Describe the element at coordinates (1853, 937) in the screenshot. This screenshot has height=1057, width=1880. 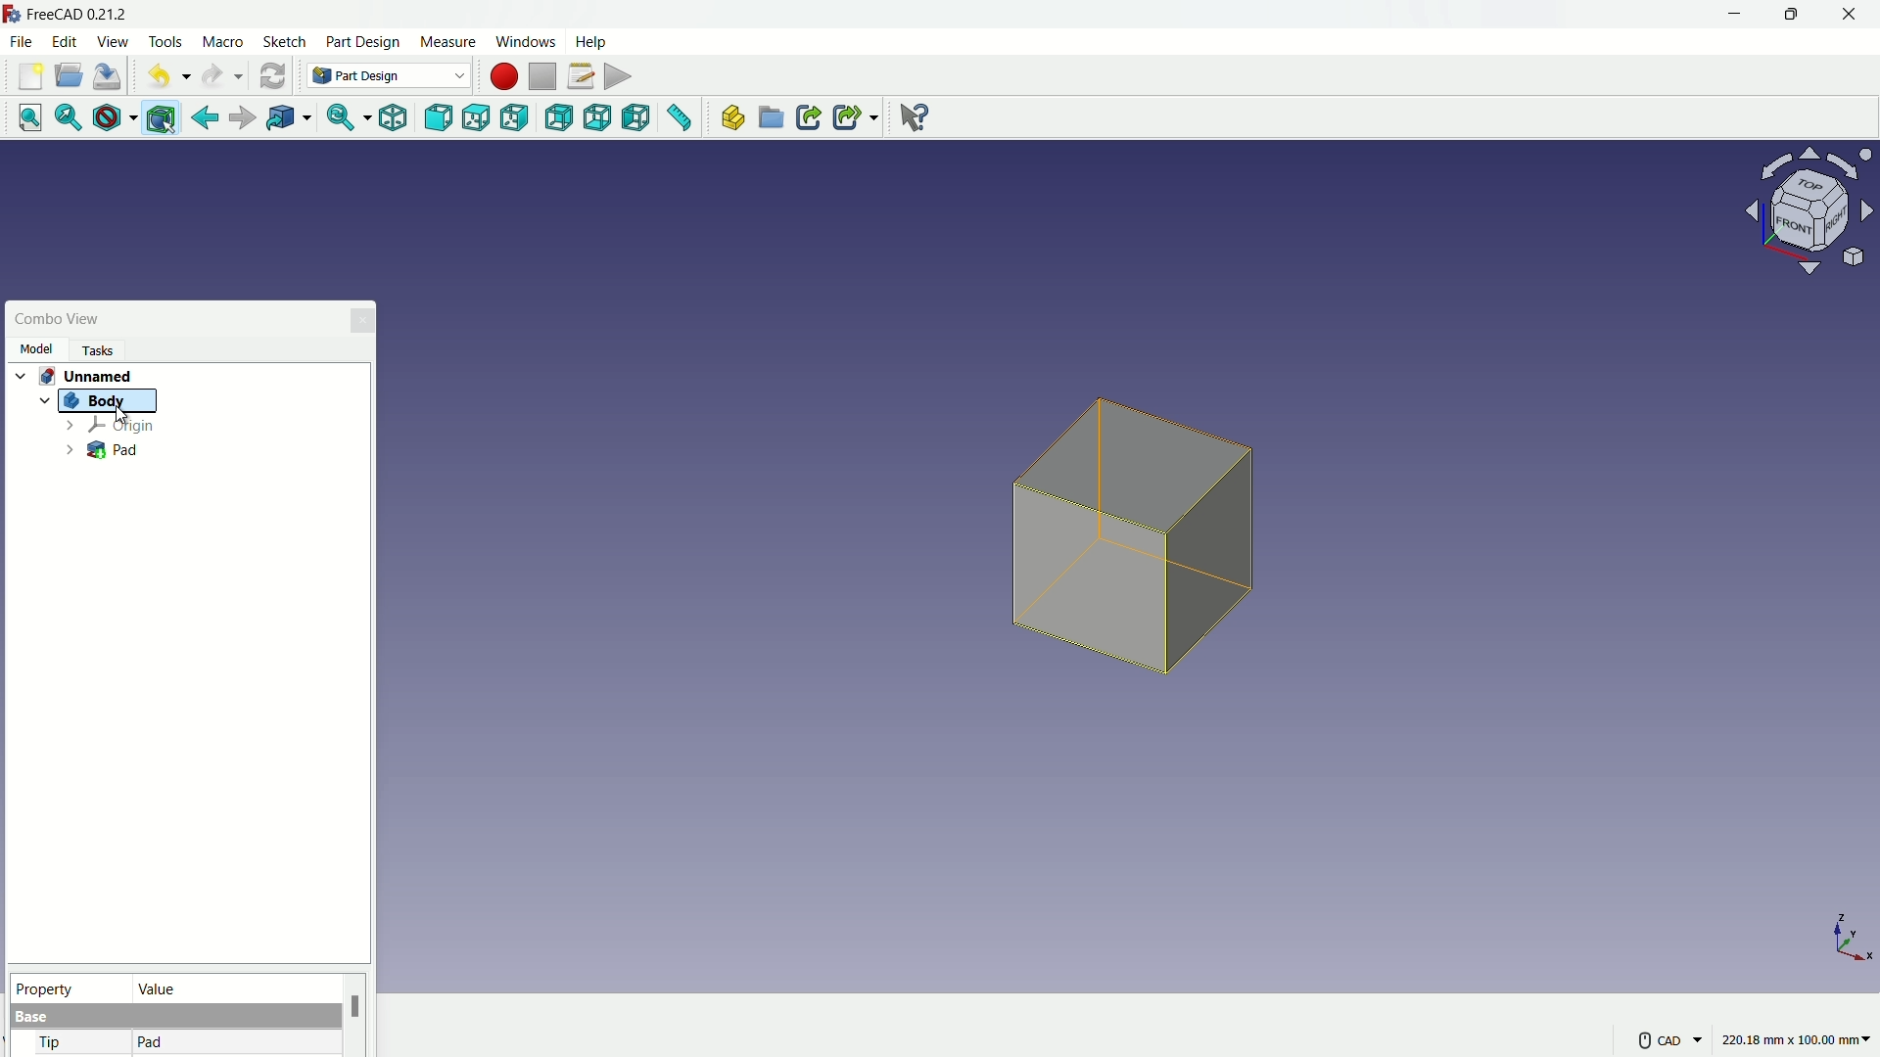
I see `axis` at that location.